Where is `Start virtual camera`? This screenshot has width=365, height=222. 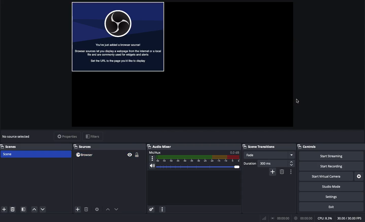 Start virtual camera is located at coordinates (327, 176).